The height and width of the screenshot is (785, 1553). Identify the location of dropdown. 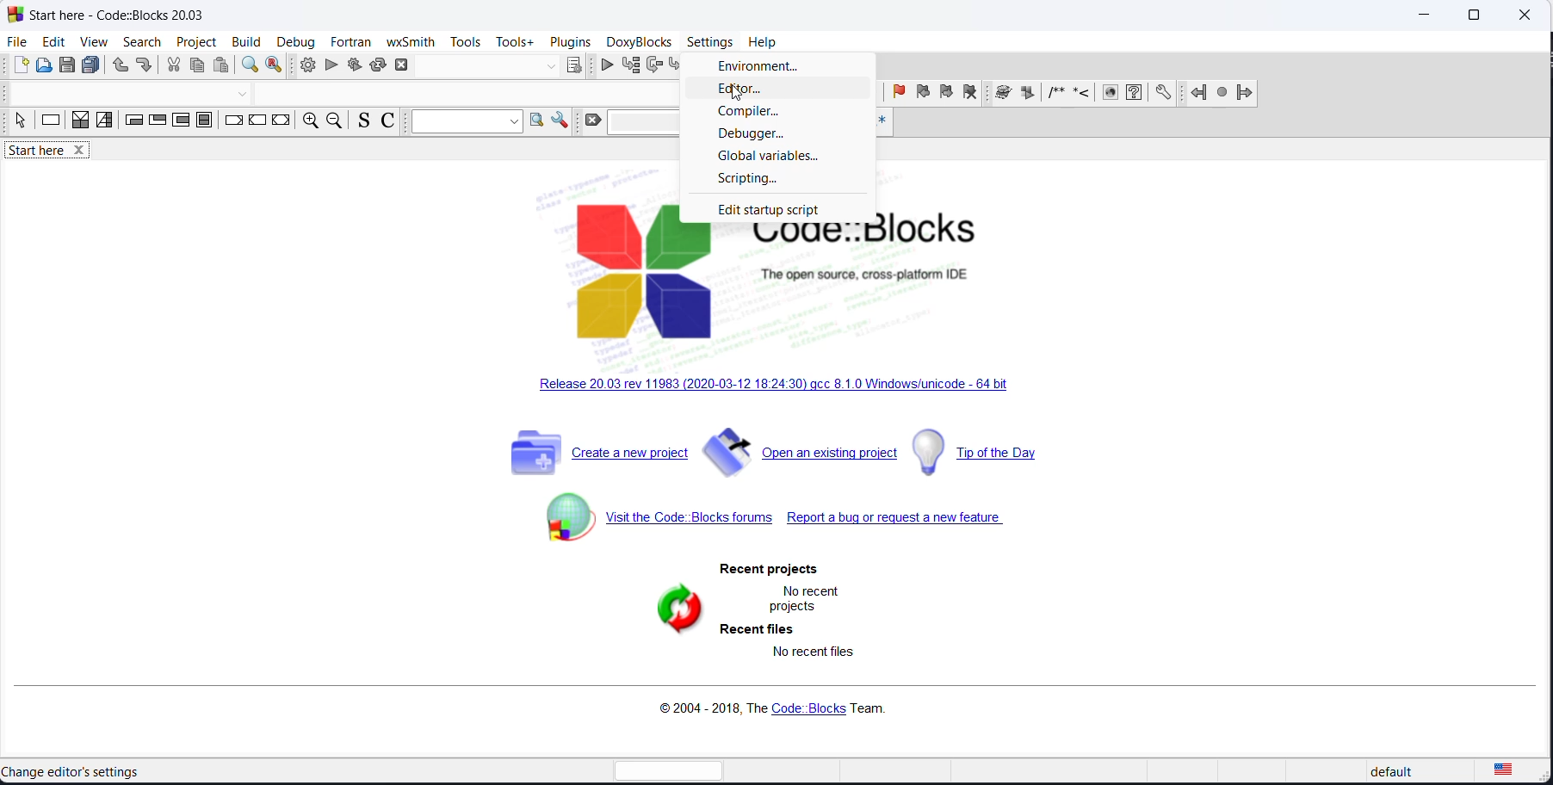
(468, 121).